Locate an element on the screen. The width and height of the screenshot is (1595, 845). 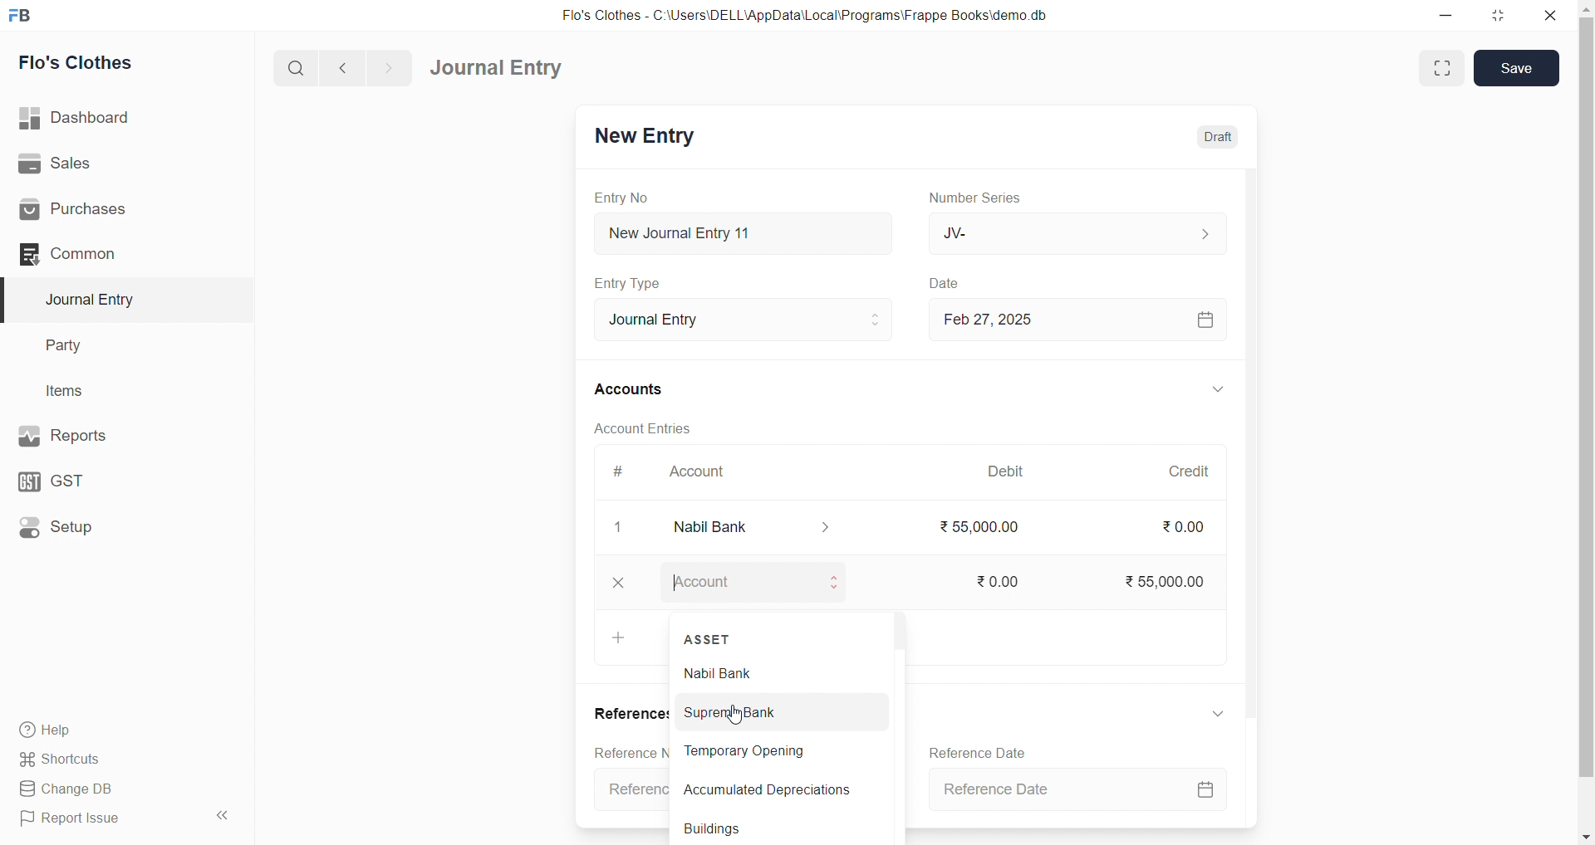
Number Series is located at coordinates (987, 198).